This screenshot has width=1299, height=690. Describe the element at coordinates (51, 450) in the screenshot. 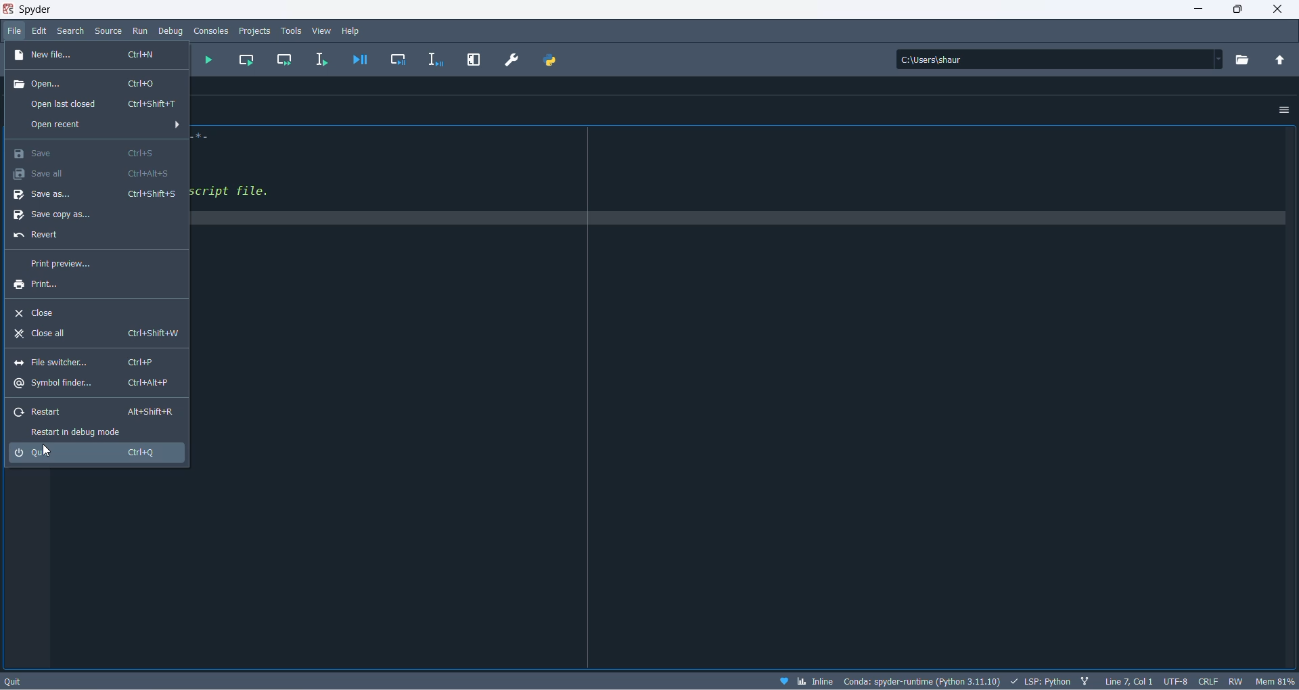

I see `cursor` at that location.